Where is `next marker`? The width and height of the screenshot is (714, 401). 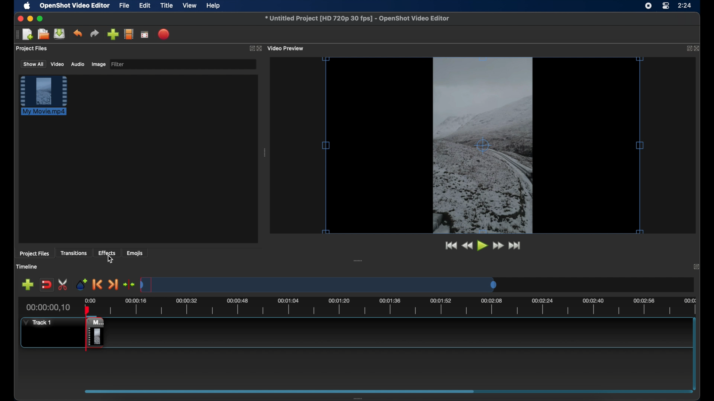 next marker is located at coordinates (113, 284).